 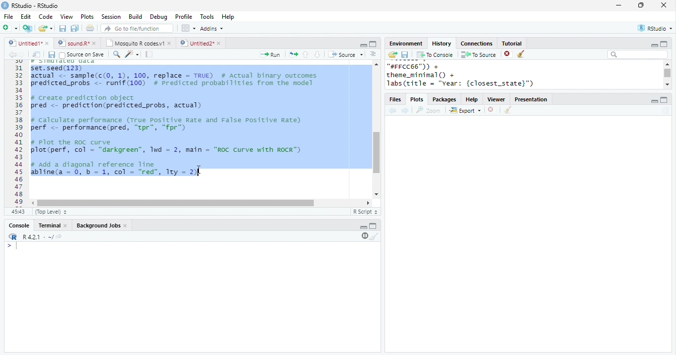 I want to click on close, so click(x=664, y=5).